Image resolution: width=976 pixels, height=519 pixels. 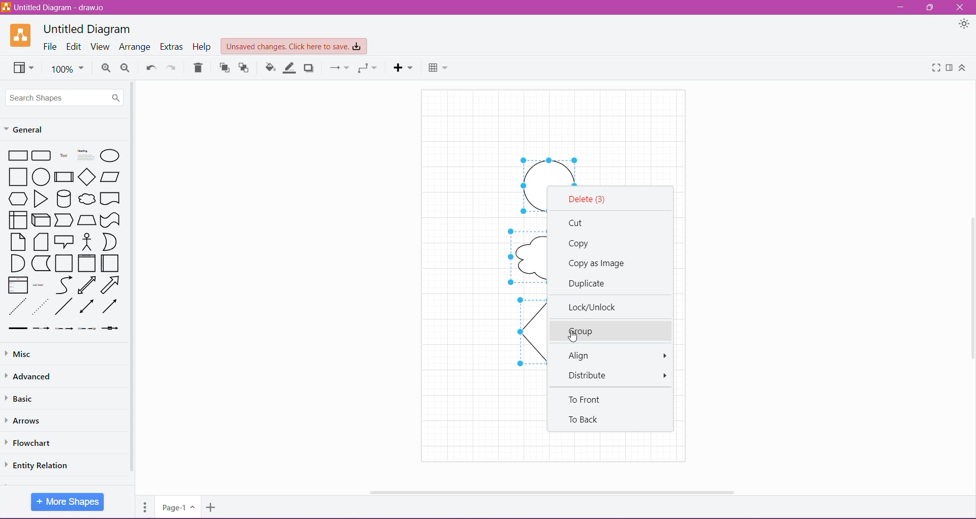 What do you see at coordinates (573, 338) in the screenshot?
I see `Cursor` at bounding box center [573, 338].